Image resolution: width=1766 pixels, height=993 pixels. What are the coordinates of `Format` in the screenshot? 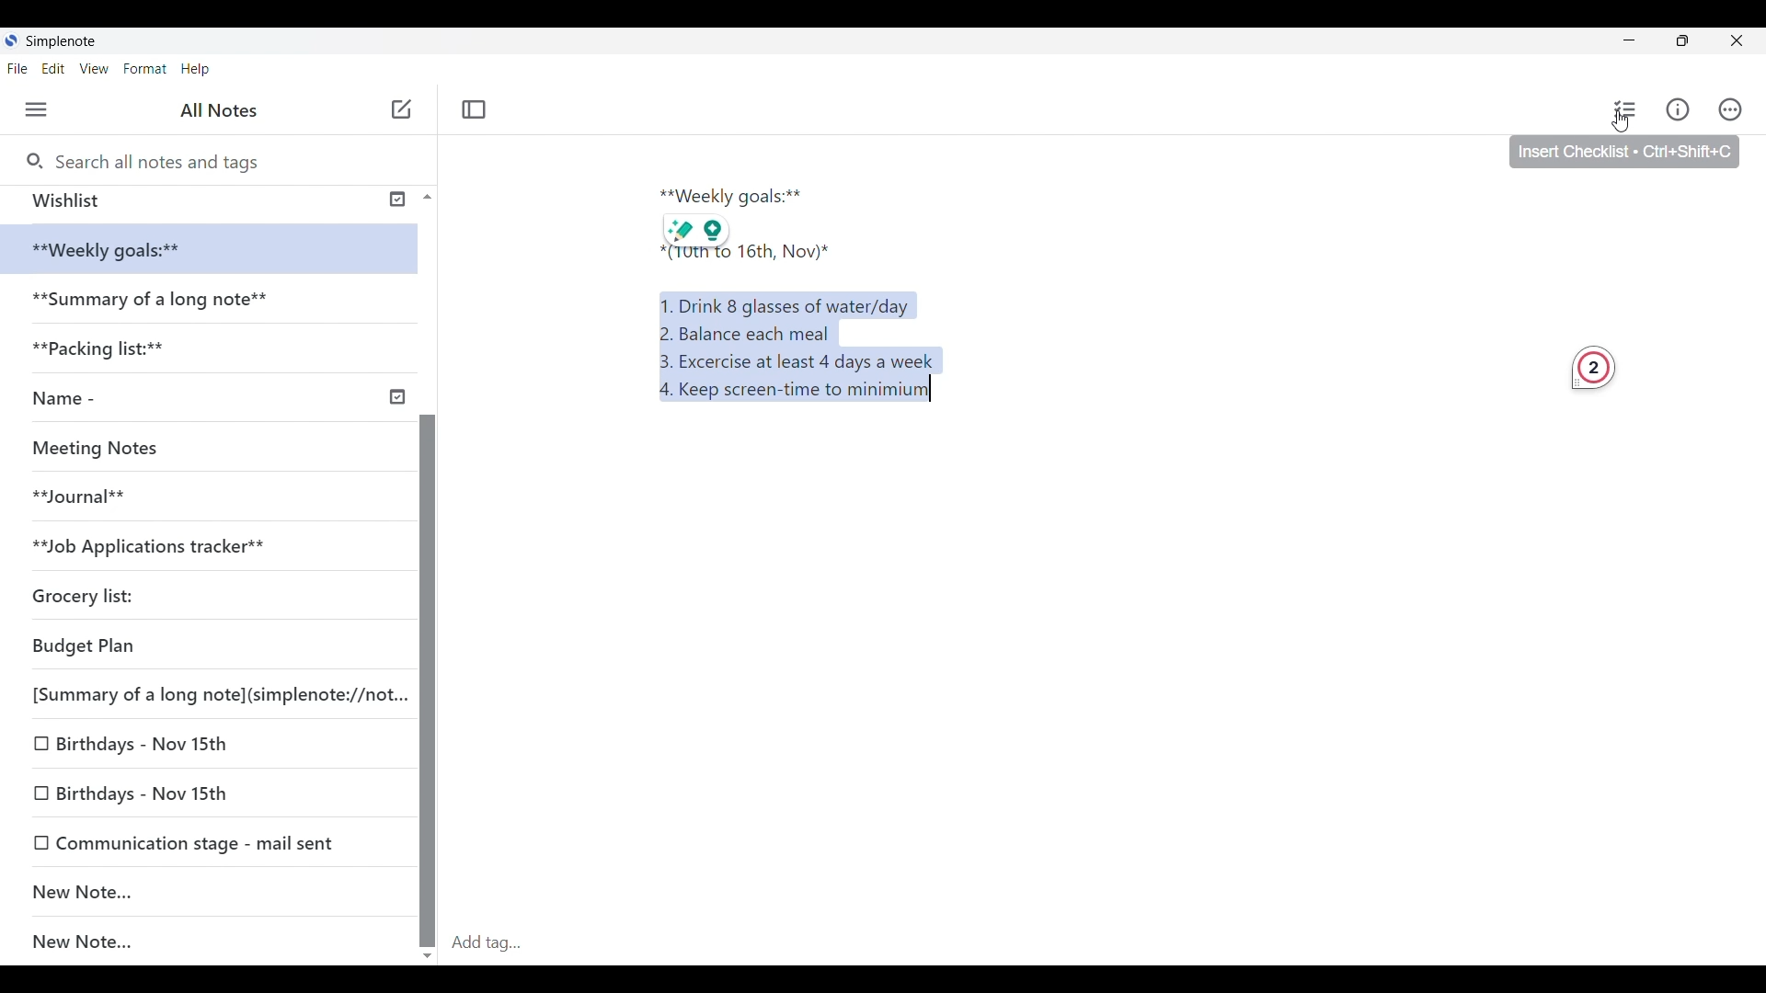 It's located at (145, 68).